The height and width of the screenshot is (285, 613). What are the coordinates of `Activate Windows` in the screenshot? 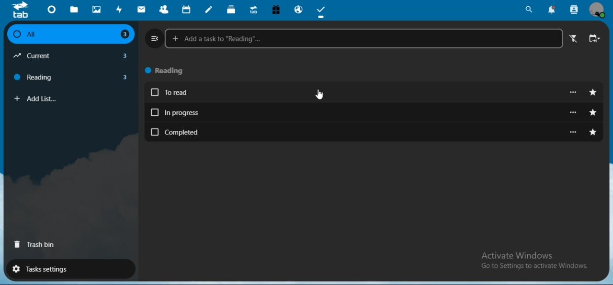 It's located at (519, 256).